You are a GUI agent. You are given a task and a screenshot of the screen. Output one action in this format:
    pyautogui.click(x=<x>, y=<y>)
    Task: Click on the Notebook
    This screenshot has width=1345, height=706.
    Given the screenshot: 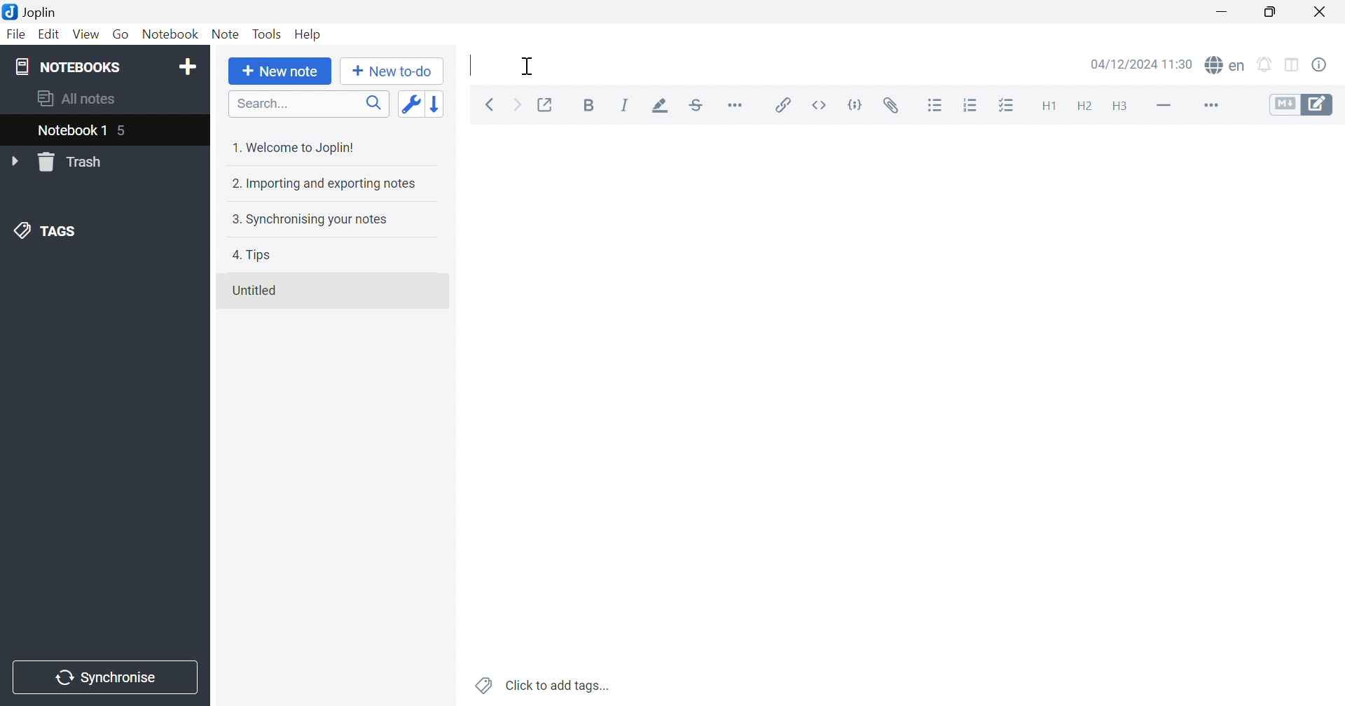 What is the action you would take?
    pyautogui.click(x=170, y=34)
    